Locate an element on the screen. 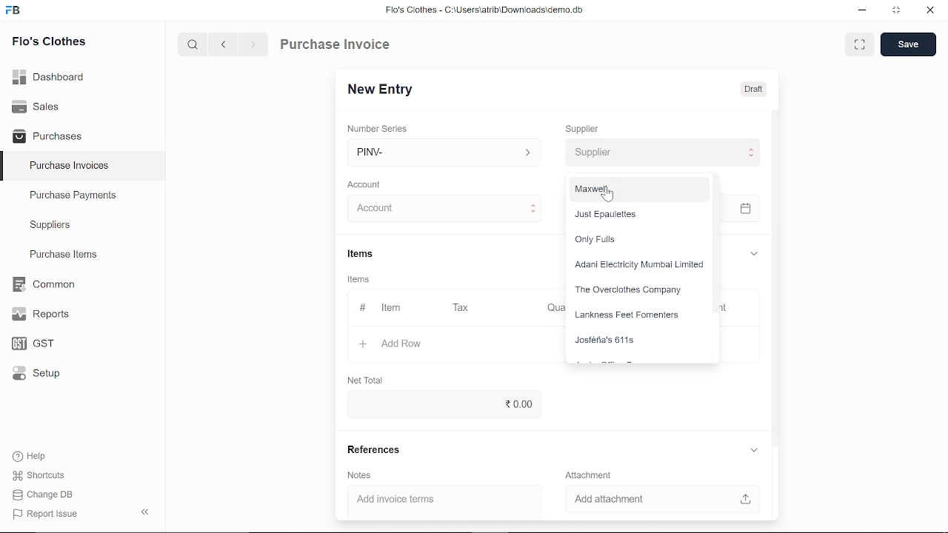 Image resolution: width=948 pixels, height=533 pixels. Lankness Feet Fomenters is located at coordinates (632, 317).